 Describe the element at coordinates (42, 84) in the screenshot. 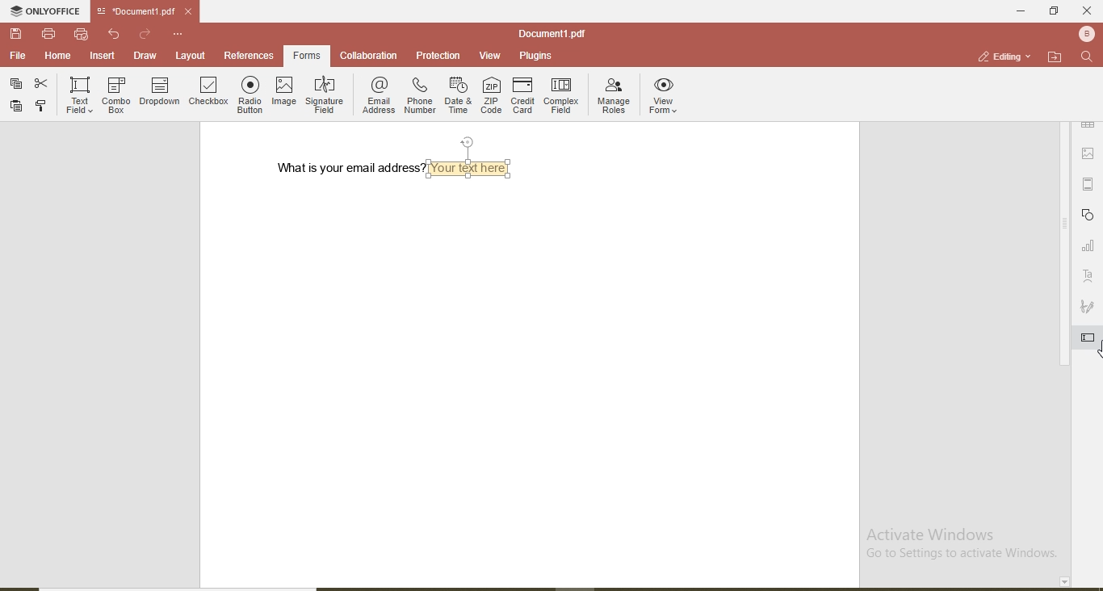

I see `cut` at that location.